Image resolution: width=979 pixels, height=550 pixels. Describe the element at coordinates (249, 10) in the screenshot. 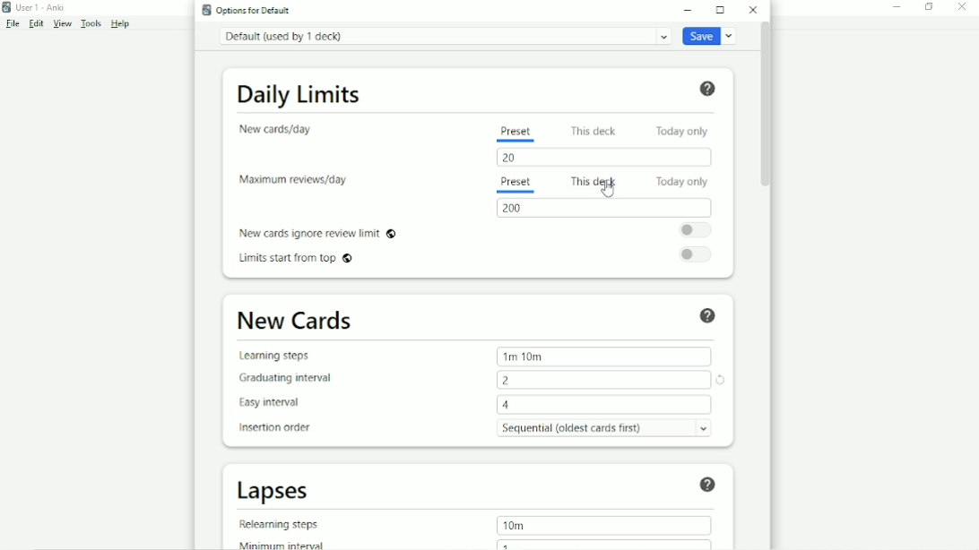

I see `Options for Default` at that location.